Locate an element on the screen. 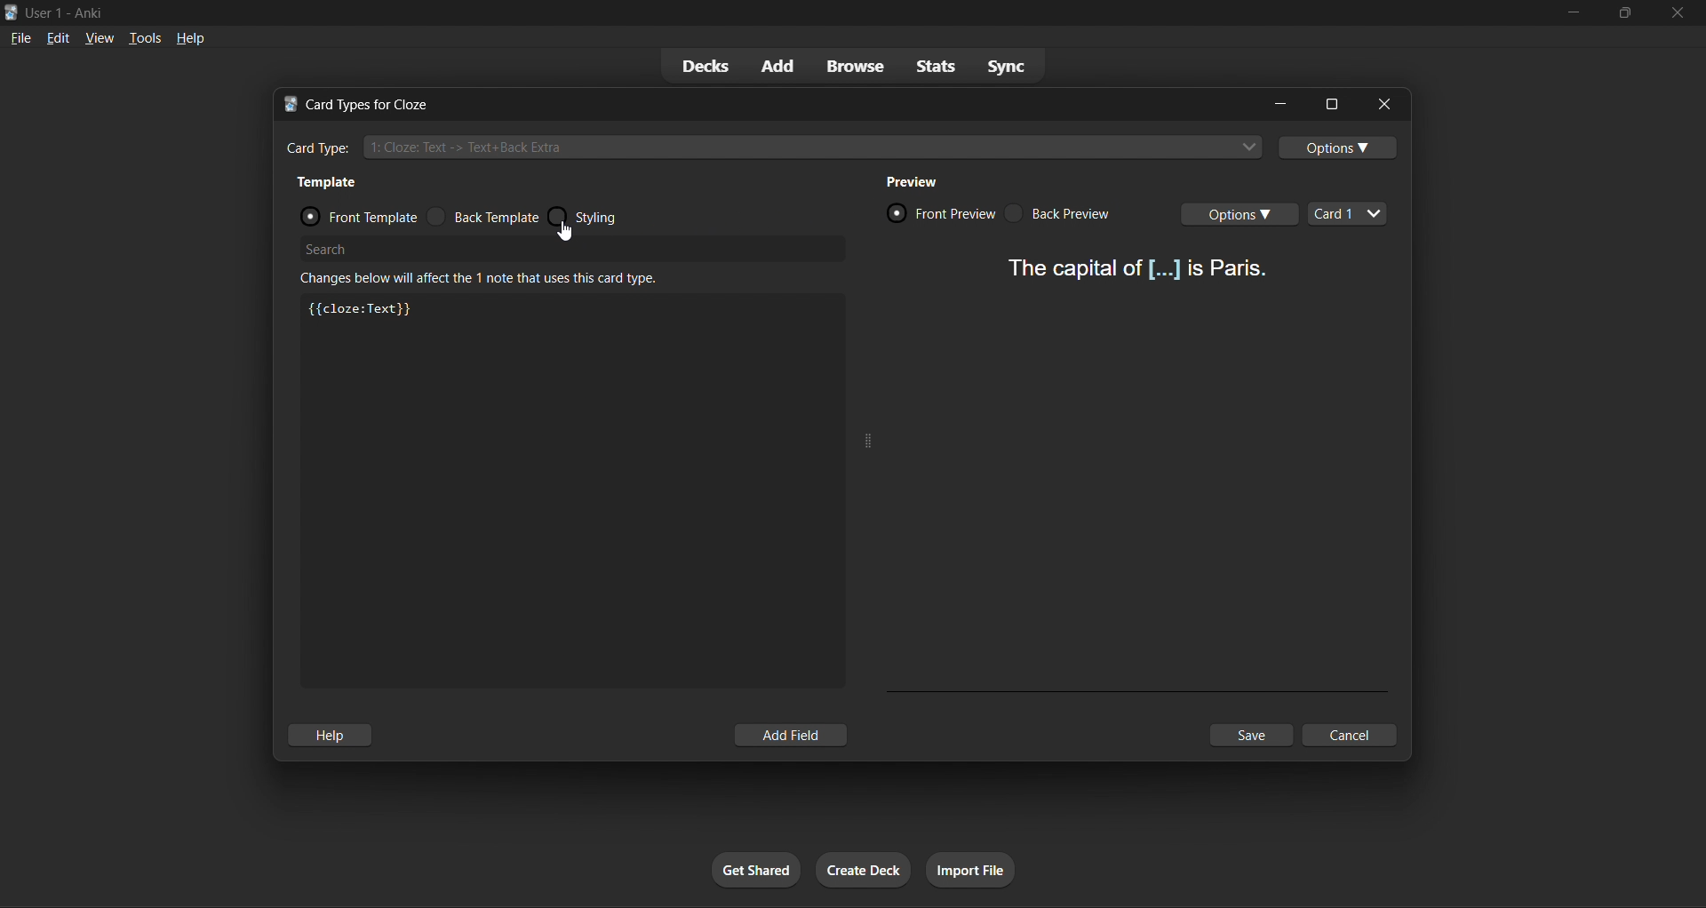  file is located at coordinates (20, 37).